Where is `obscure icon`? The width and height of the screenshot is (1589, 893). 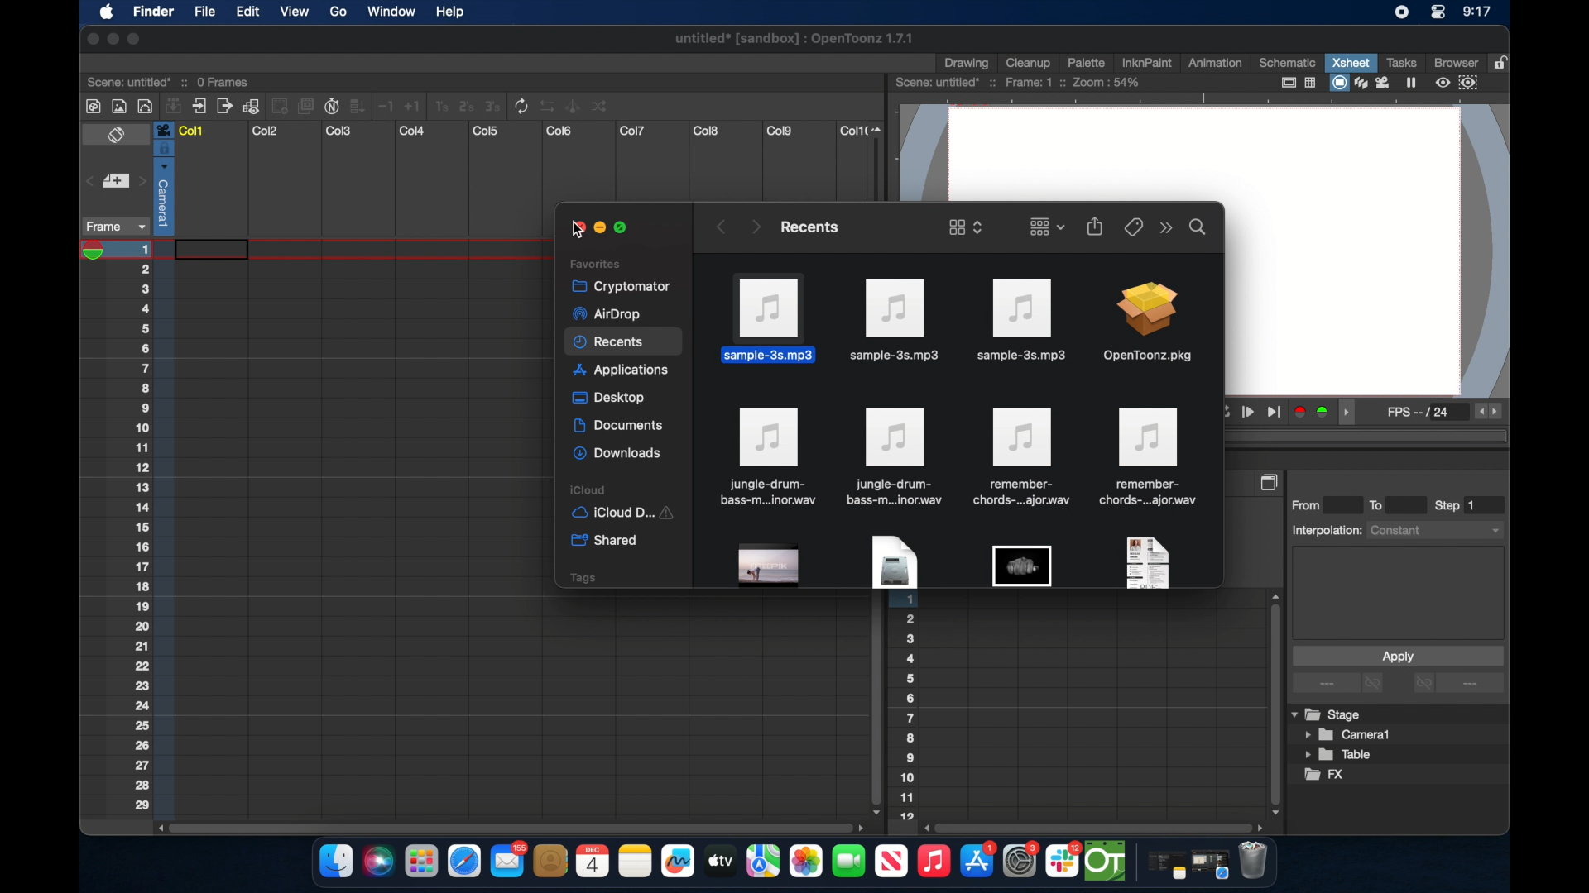
obscure icon is located at coordinates (770, 566).